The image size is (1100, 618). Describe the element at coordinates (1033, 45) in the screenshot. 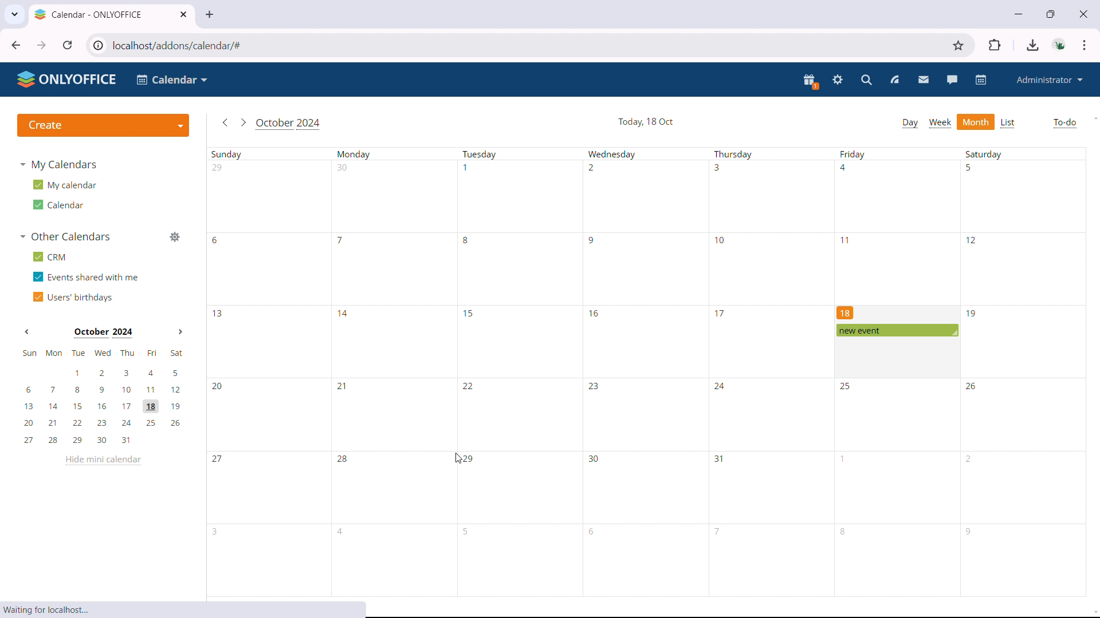

I see `downloads` at that location.